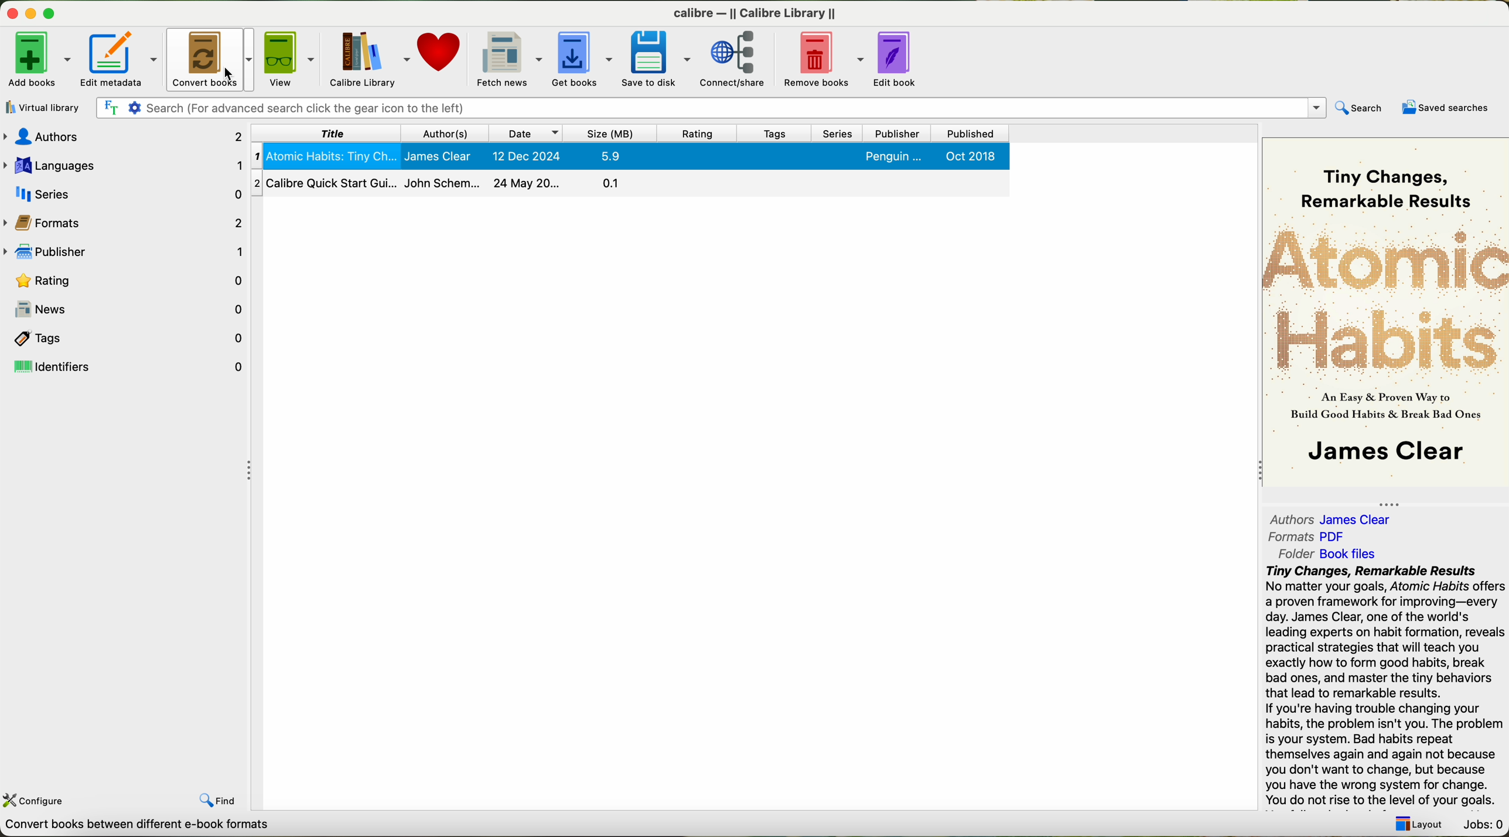 Image resolution: width=1509 pixels, height=837 pixels. I want to click on series, so click(122, 193).